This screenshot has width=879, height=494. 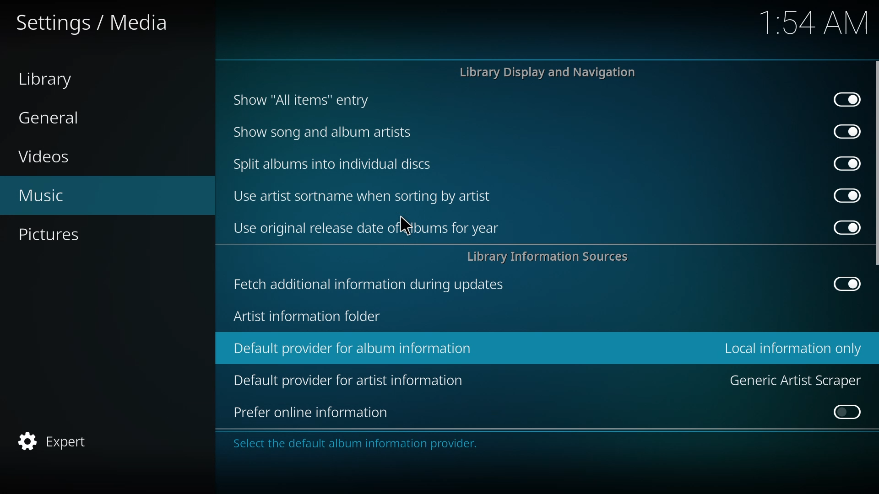 I want to click on prefer online information, so click(x=313, y=413).